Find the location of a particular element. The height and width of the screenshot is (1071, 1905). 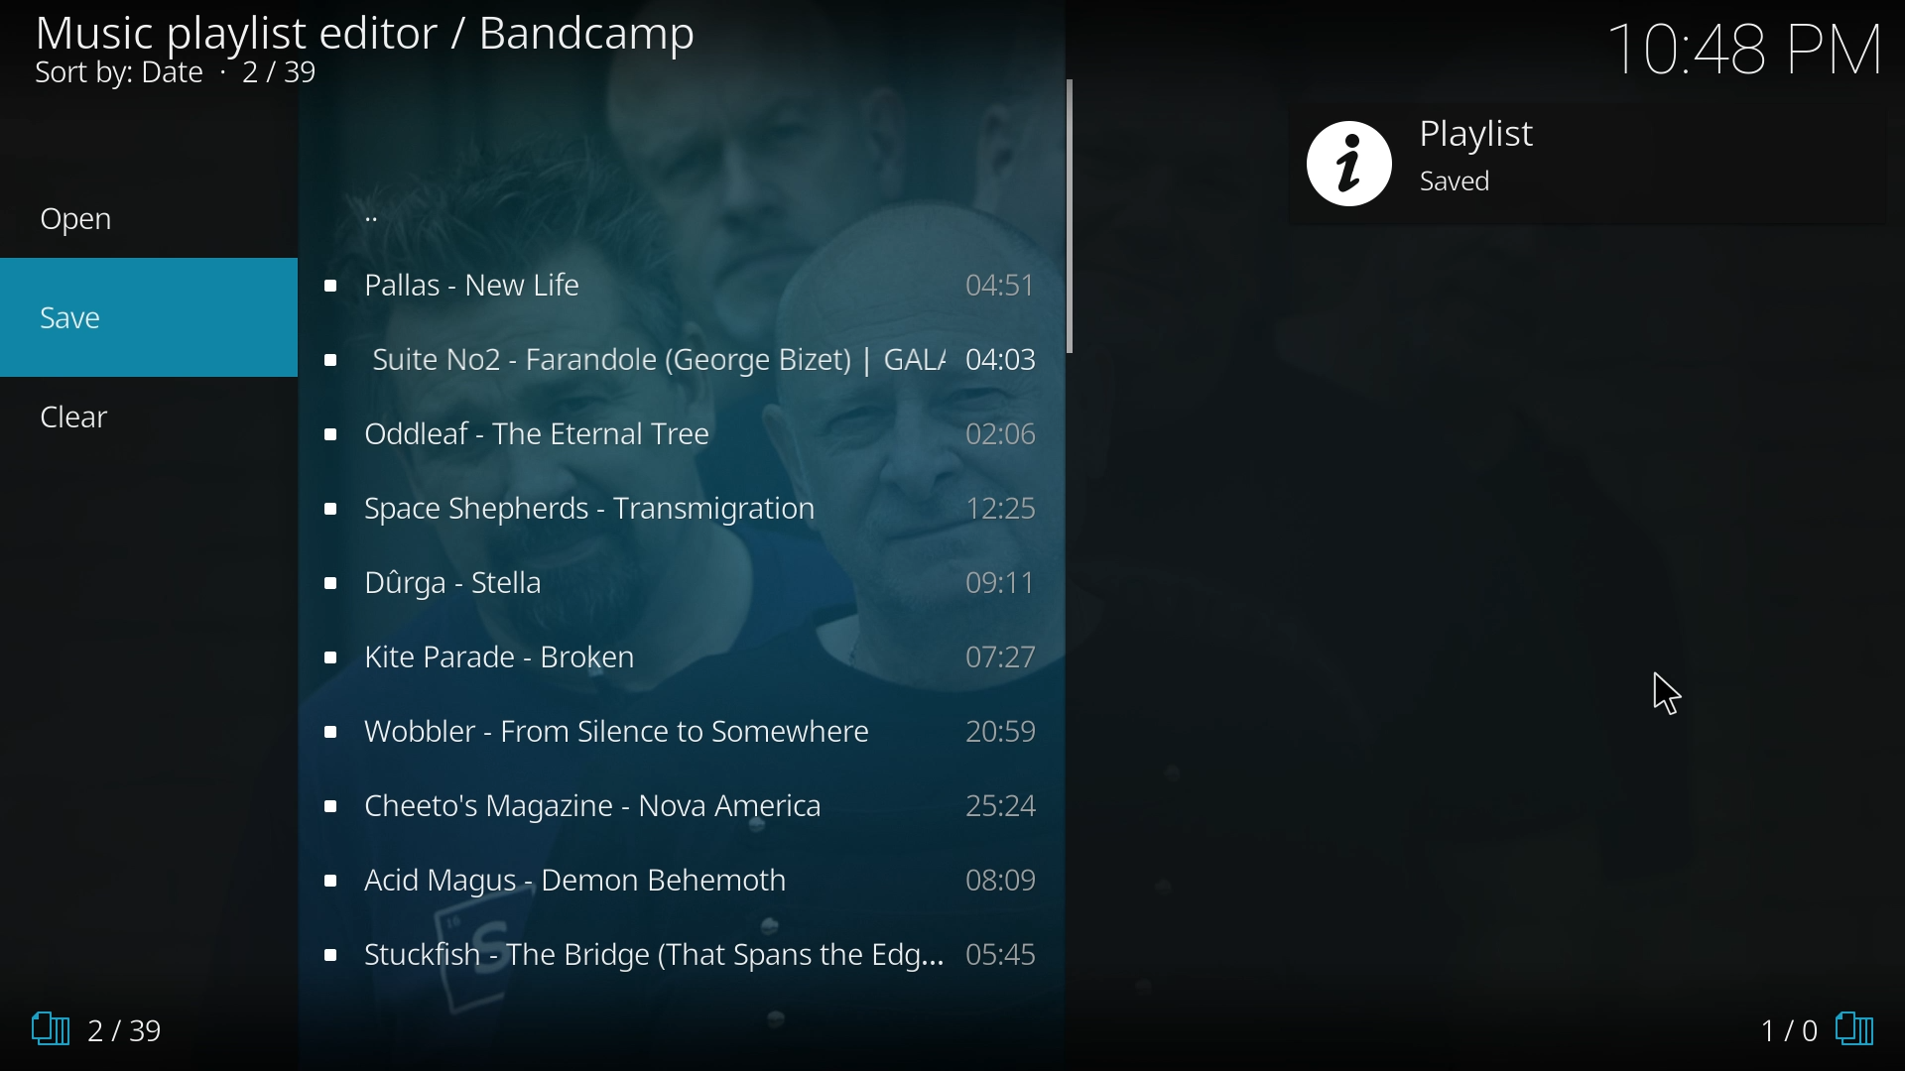

save is located at coordinates (138, 320).